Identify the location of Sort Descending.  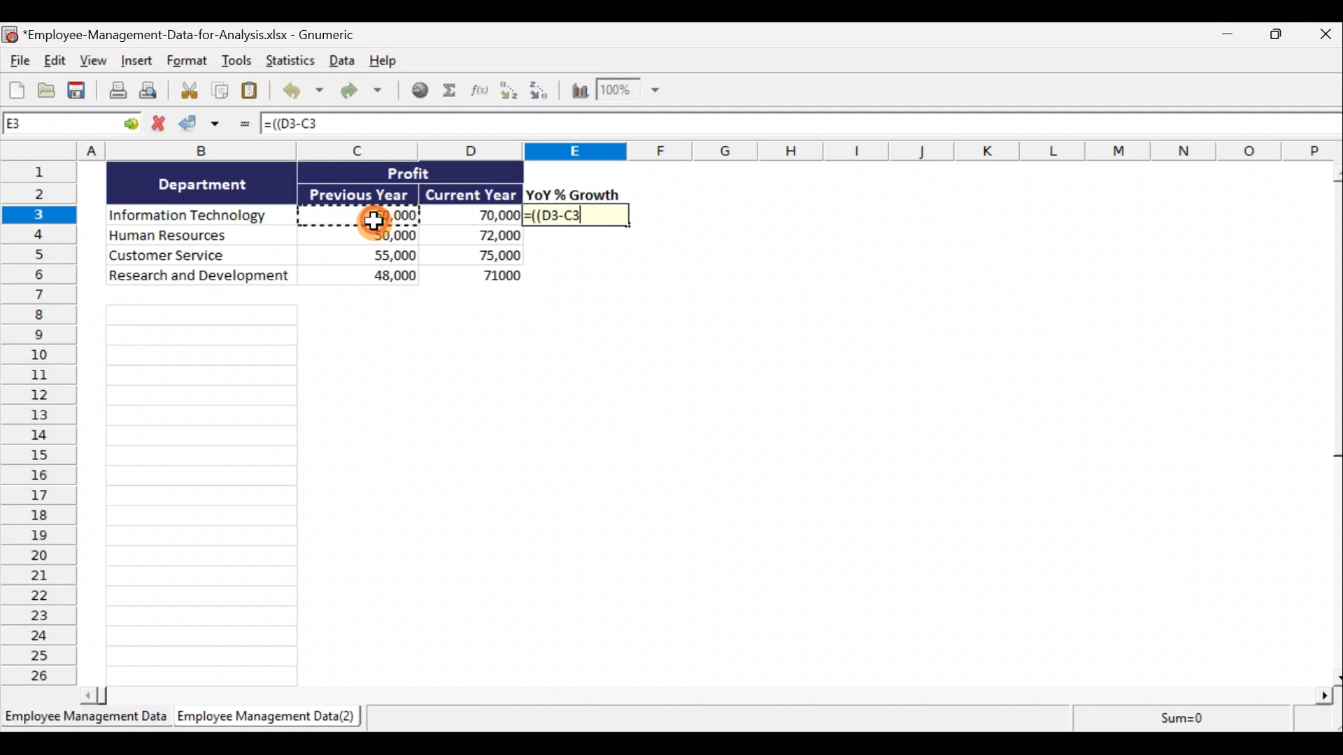
(541, 92).